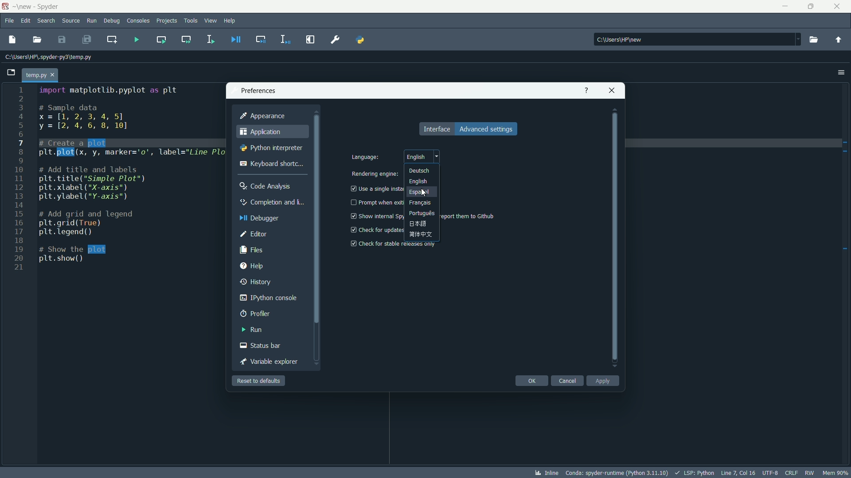 This screenshot has width=851, height=478. I want to click on run current cell and go to the next one, so click(186, 39).